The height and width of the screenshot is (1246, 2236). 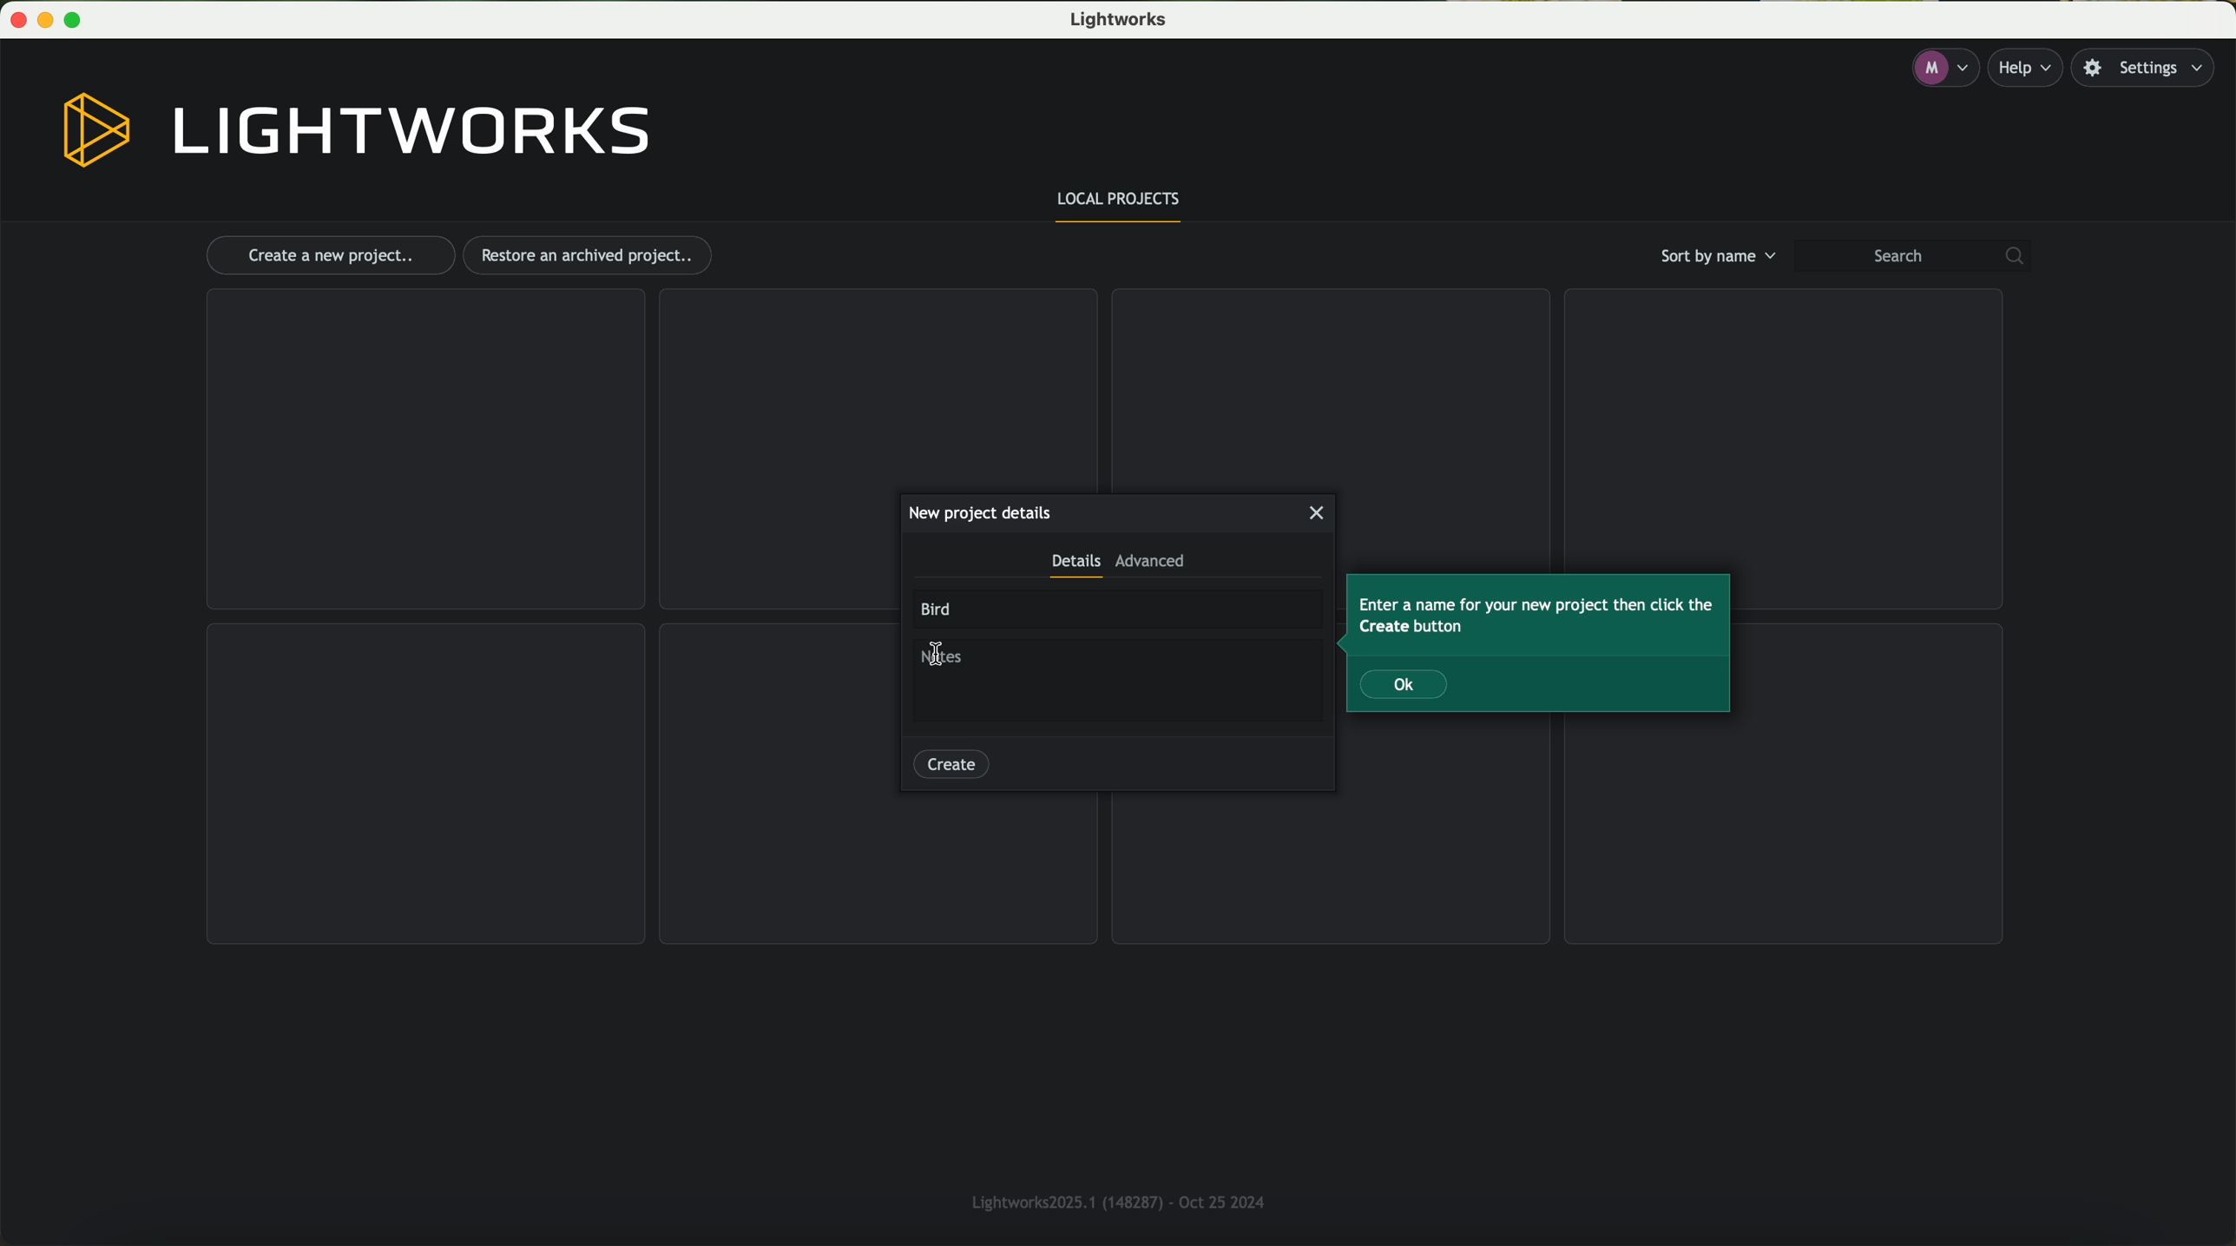 I want to click on search bar, so click(x=1920, y=256).